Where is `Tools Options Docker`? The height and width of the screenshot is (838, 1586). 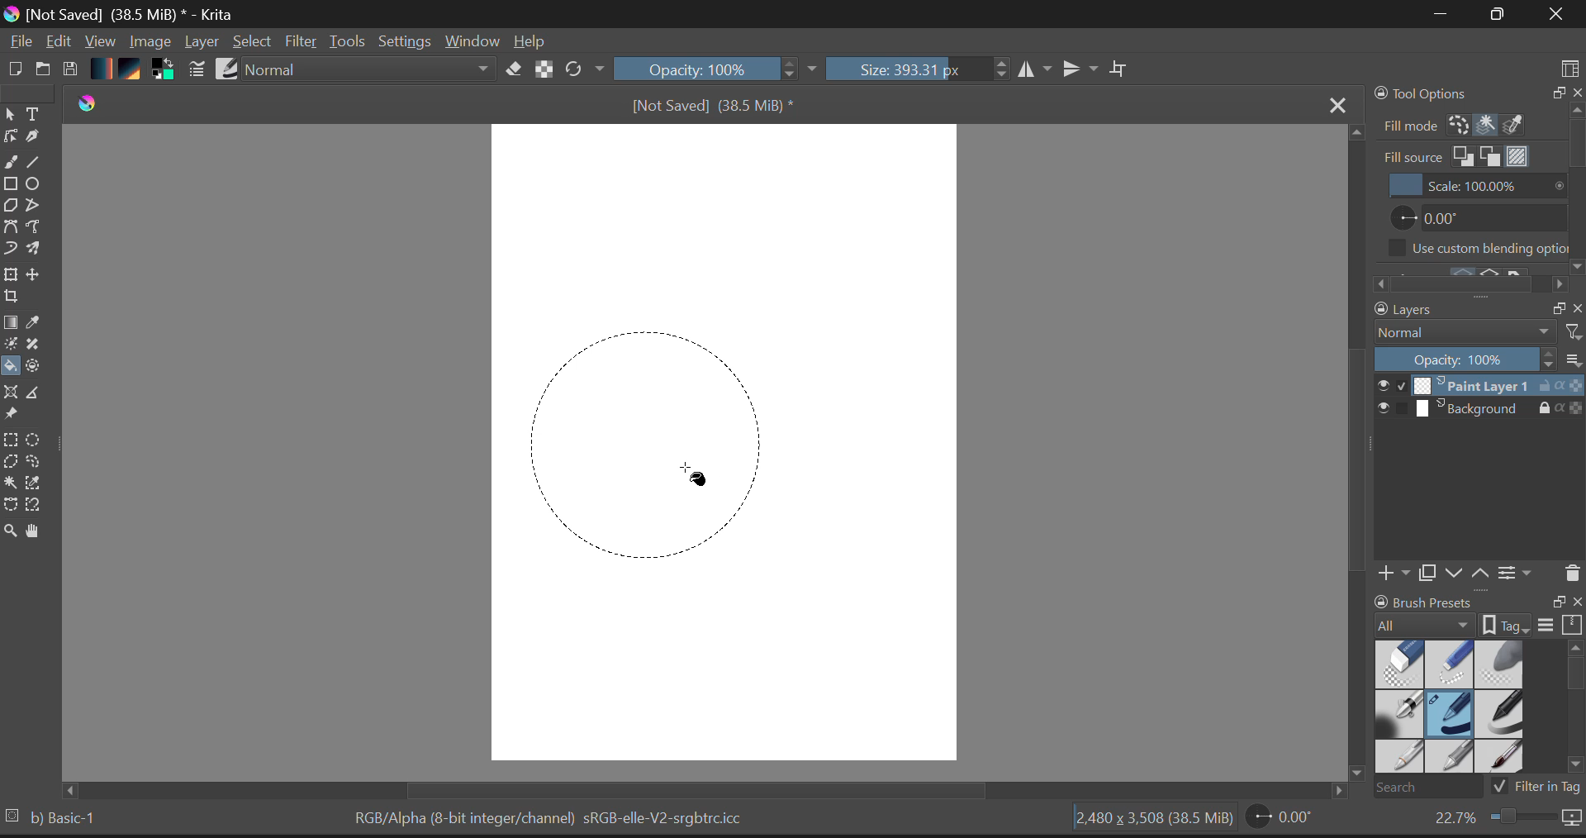 Tools Options Docker is located at coordinates (1477, 108).